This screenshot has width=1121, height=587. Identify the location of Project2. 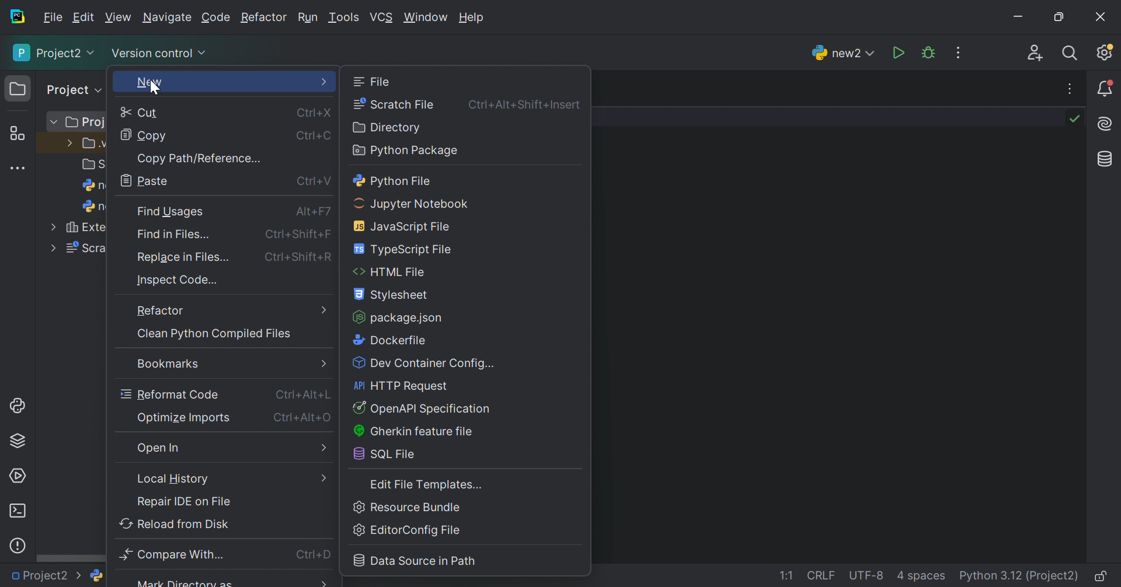
(55, 53).